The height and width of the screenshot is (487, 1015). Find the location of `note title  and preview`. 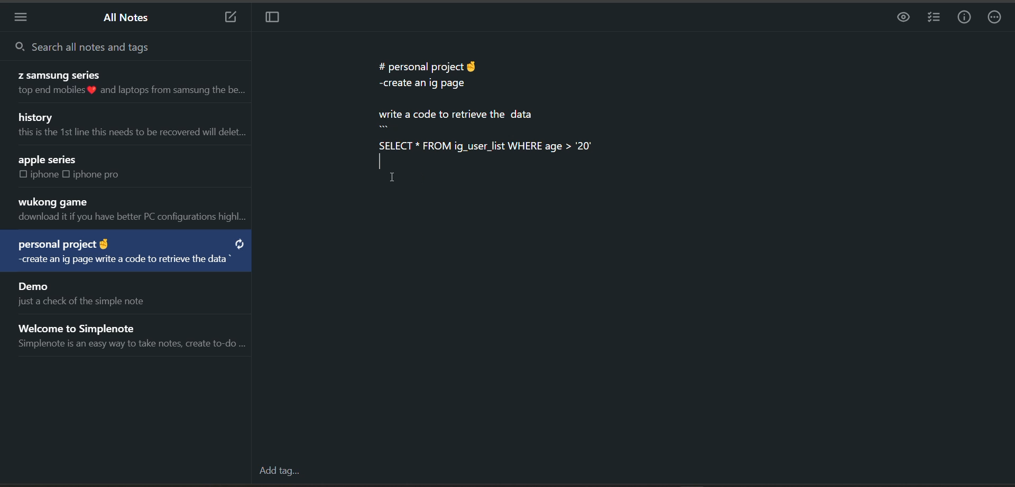

note title  and preview is located at coordinates (130, 126).